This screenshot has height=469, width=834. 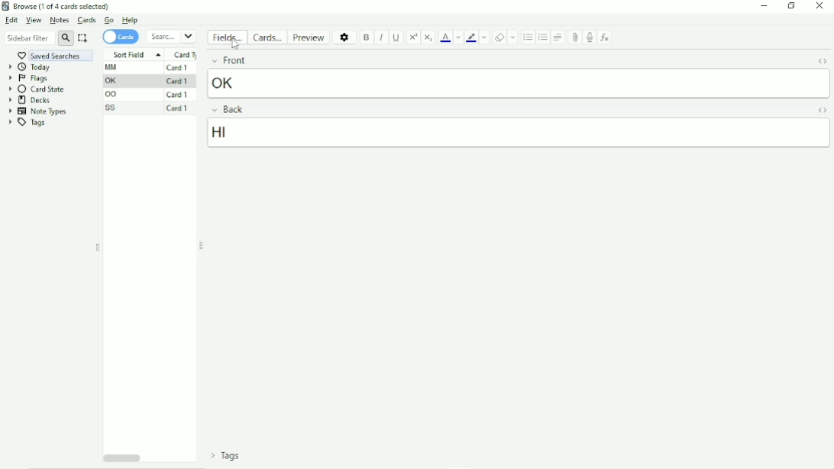 What do you see at coordinates (30, 100) in the screenshot?
I see `Decks` at bounding box center [30, 100].